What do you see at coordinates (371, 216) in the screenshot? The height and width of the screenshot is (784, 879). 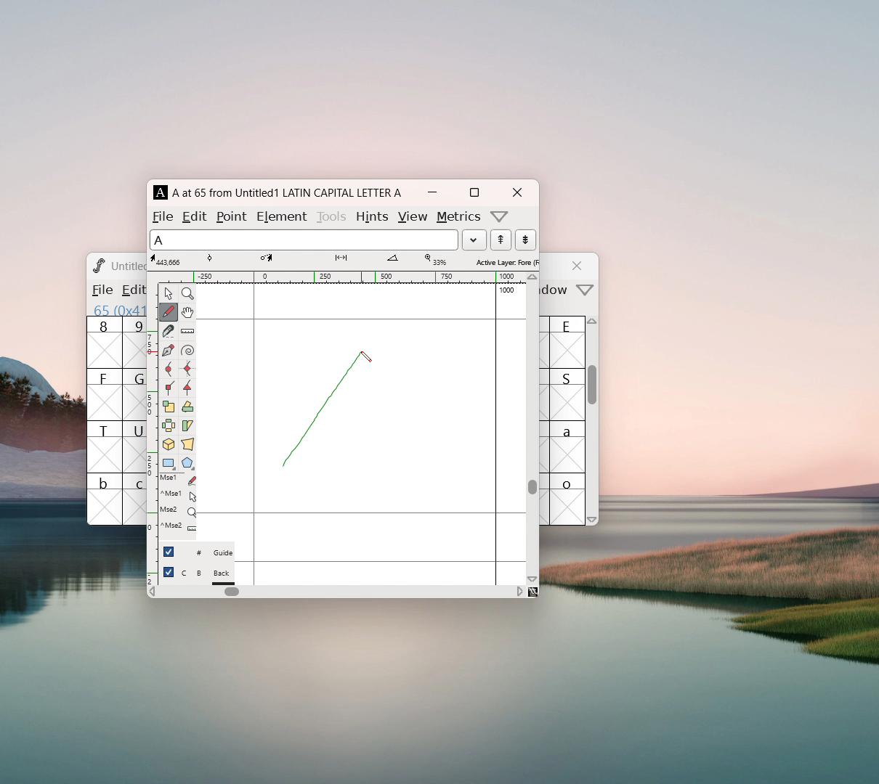 I see `hints` at bounding box center [371, 216].